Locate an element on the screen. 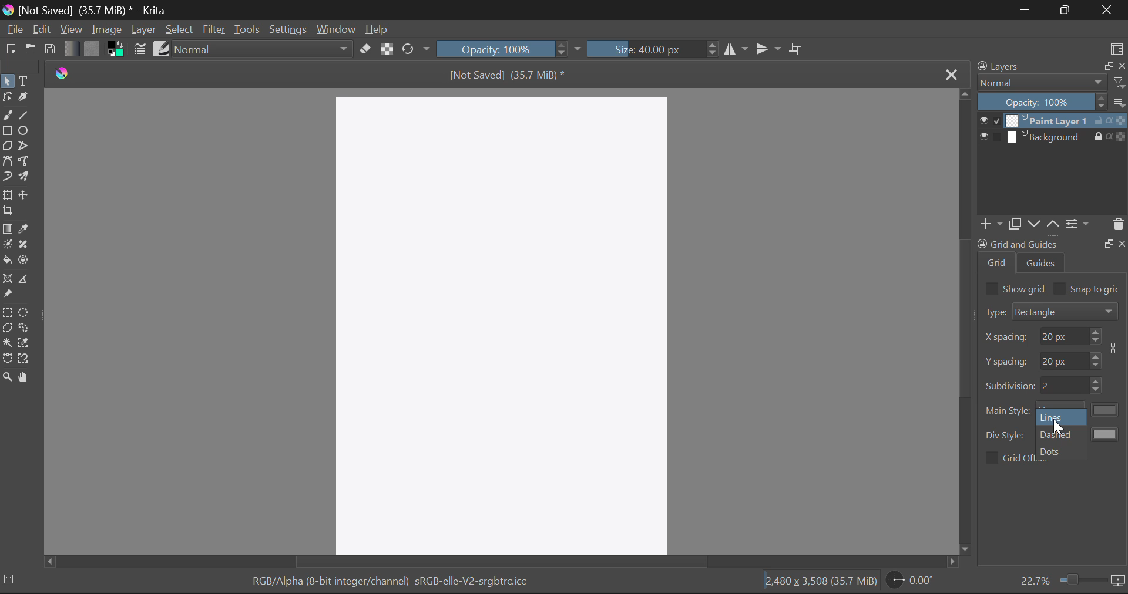  sub division is located at coordinates (1063, 386).